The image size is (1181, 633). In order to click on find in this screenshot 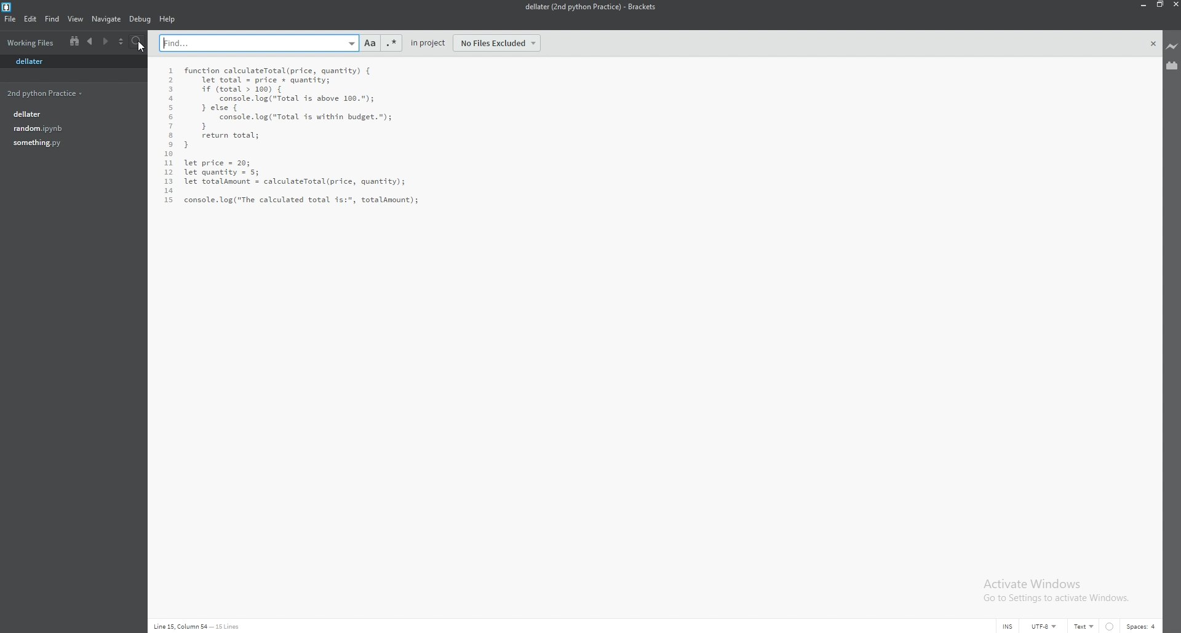, I will do `click(51, 19)`.